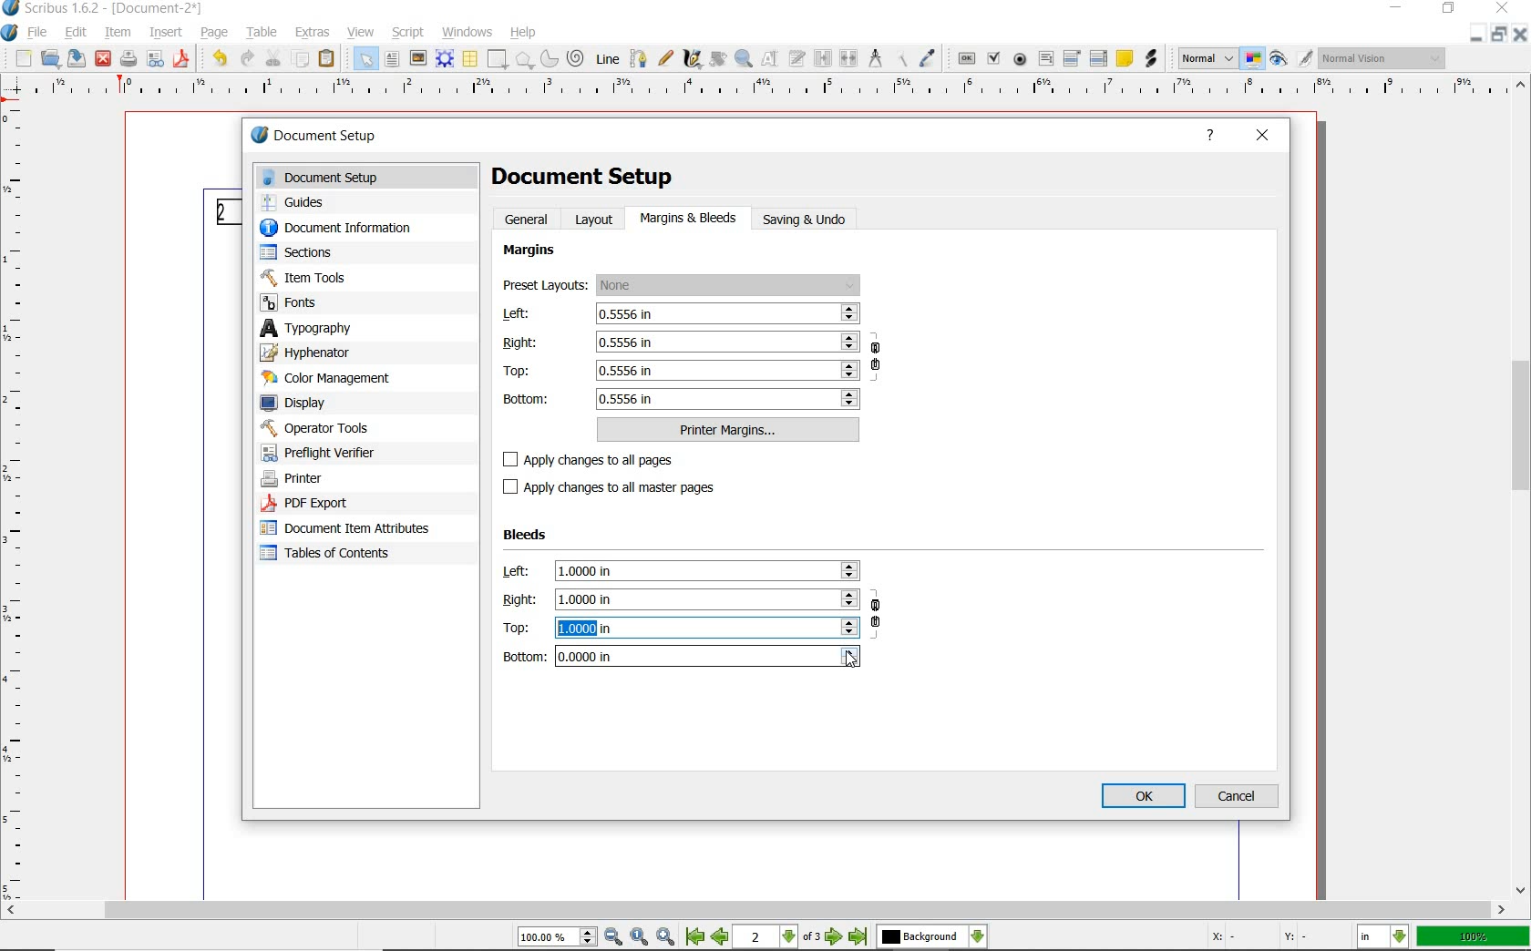 The image size is (1531, 951). What do you see at coordinates (680, 314) in the screenshot?
I see `left` at bounding box center [680, 314].